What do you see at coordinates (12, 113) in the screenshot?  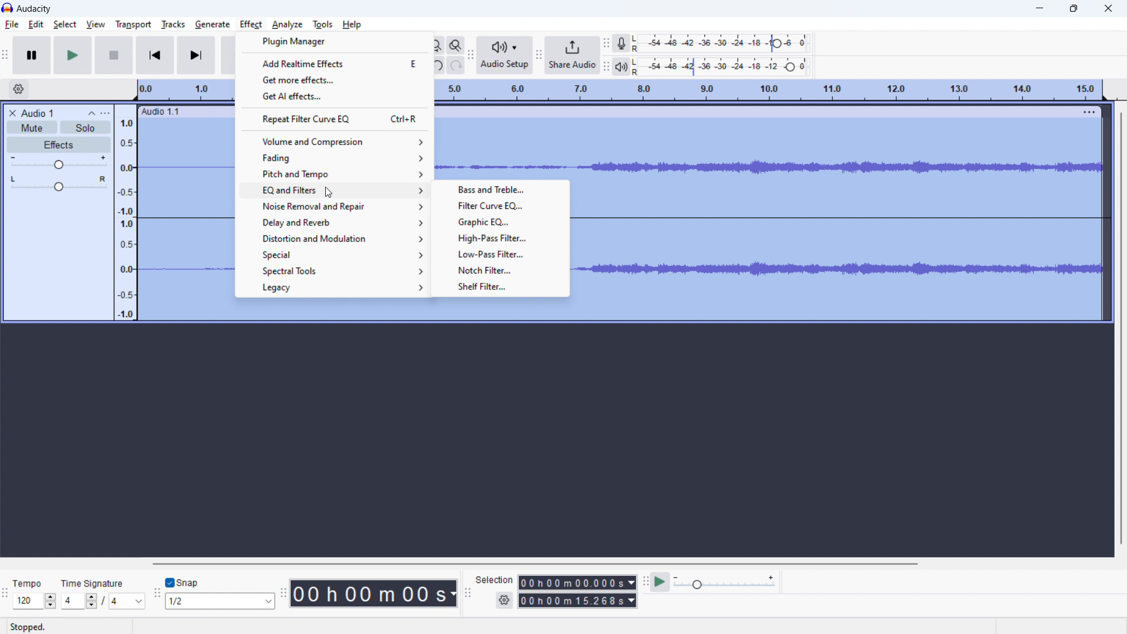 I see `delete audio` at bounding box center [12, 113].